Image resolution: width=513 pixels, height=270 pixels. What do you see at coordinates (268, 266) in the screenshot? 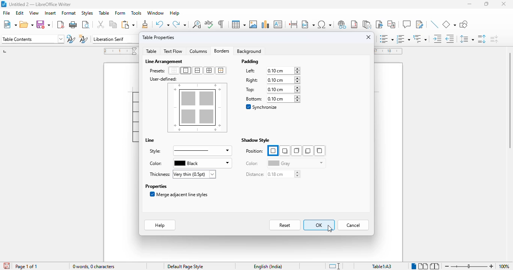
I see `English (India)` at bounding box center [268, 266].